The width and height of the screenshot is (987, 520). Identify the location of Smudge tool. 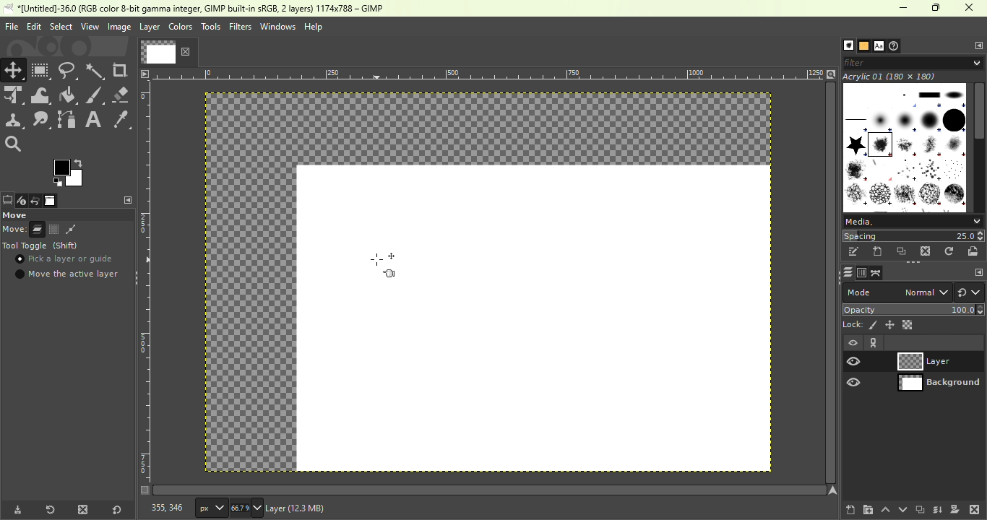
(43, 120).